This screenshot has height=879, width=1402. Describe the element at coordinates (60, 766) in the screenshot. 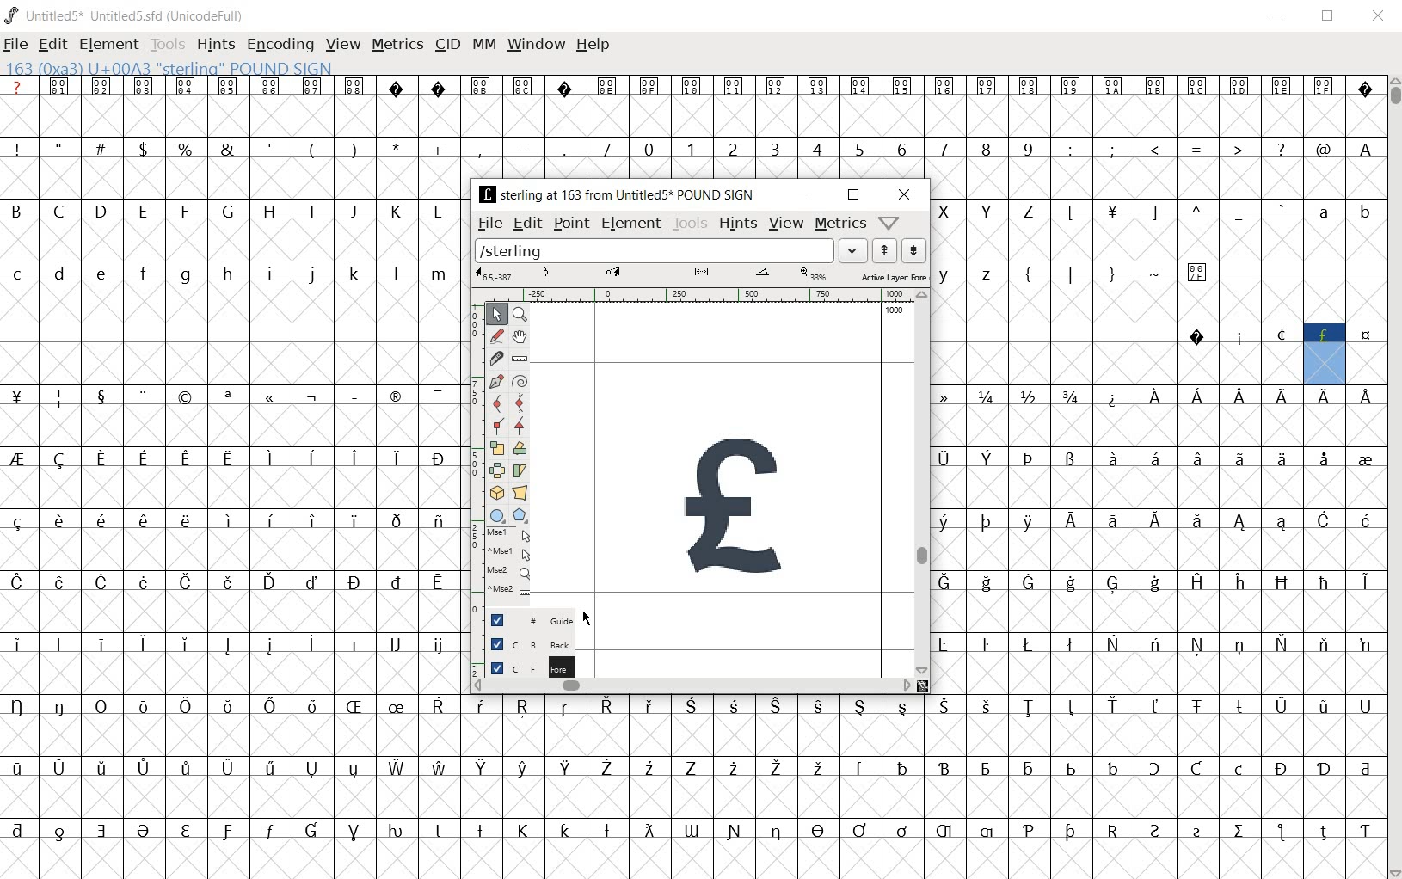

I see `Symbol` at that location.